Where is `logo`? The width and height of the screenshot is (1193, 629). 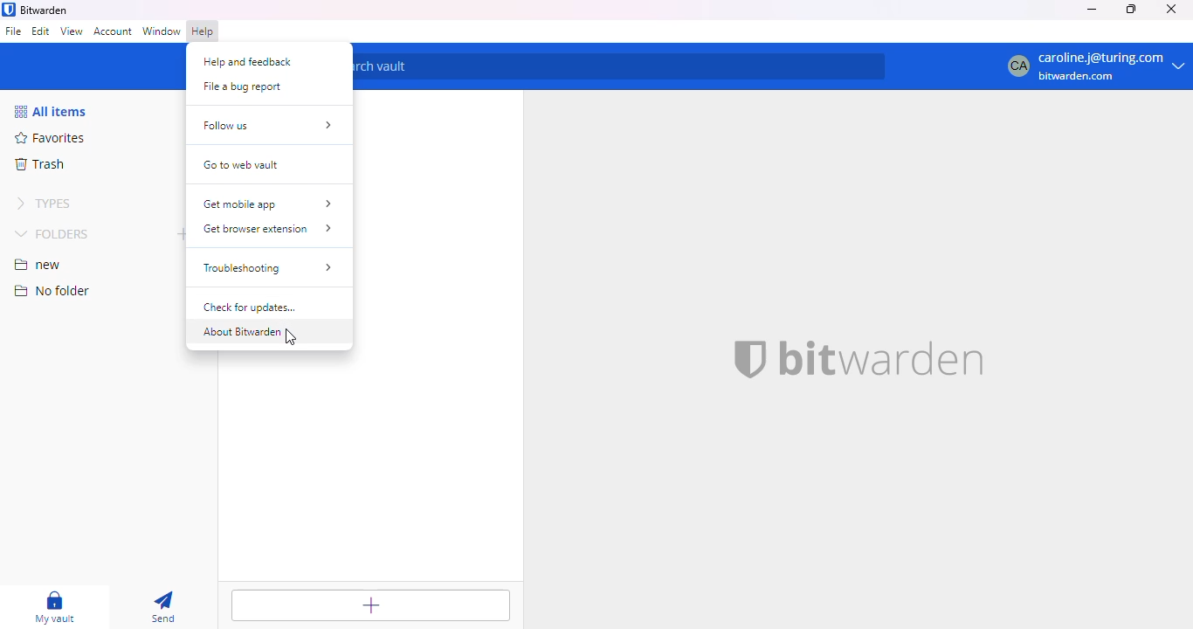
logo is located at coordinates (9, 10).